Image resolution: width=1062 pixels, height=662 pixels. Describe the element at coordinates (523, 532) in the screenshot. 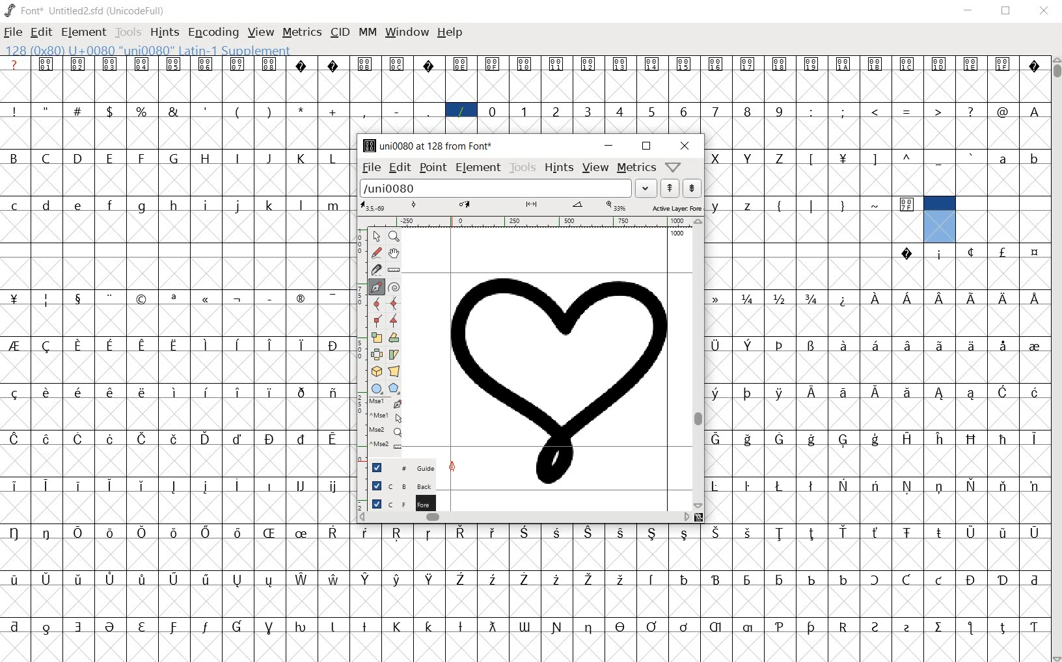

I see `glyph` at that location.